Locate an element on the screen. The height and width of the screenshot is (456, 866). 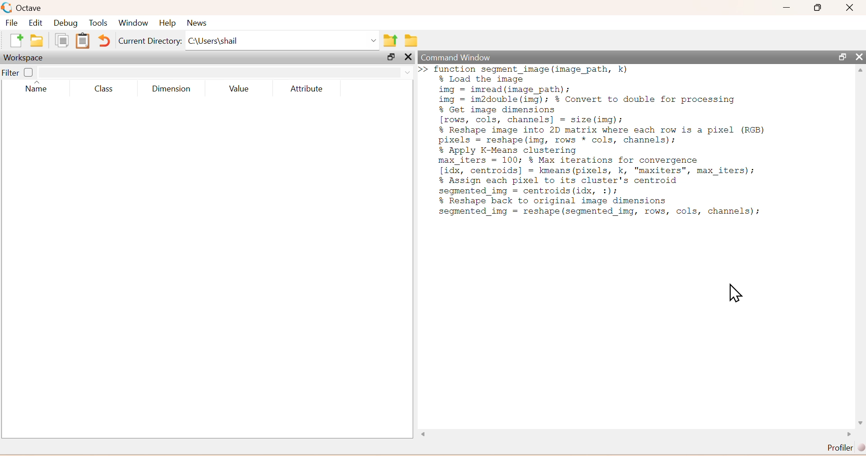
Minimize is located at coordinates (788, 8).